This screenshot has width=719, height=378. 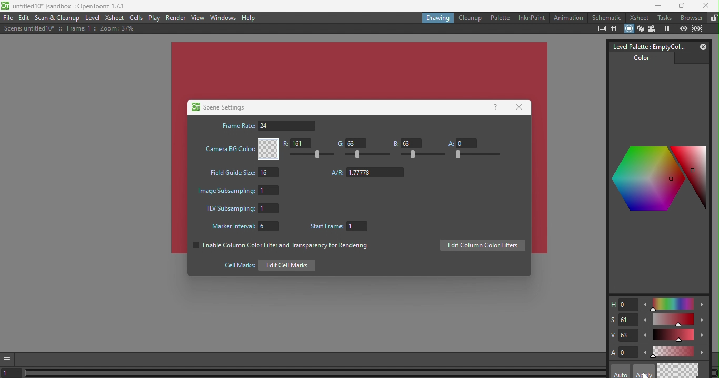 What do you see at coordinates (674, 320) in the screenshot?
I see `Slide bar` at bounding box center [674, 320].